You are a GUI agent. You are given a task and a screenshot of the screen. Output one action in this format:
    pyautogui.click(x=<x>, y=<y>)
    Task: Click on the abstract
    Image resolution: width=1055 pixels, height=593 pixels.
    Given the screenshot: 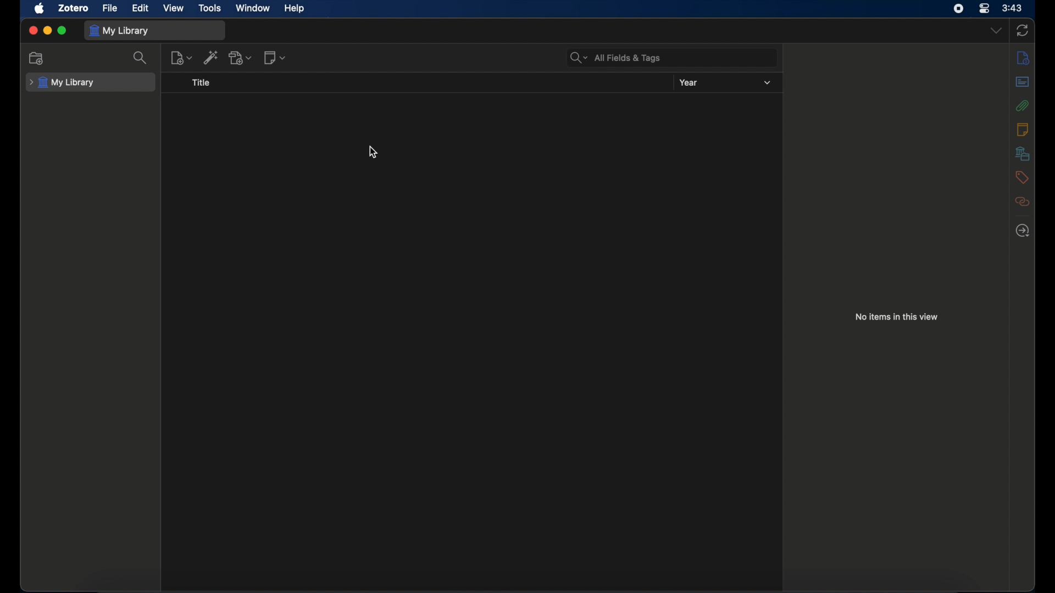 What is the action you would take?
    pyautogui.click(x=1023, y=82)
    